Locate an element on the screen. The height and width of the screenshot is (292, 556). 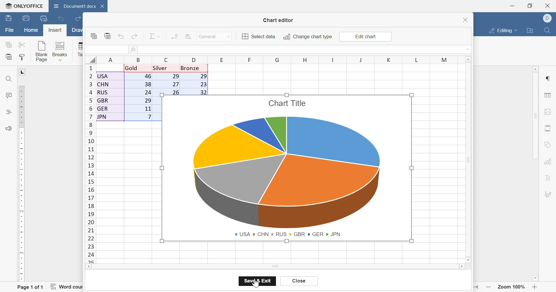
L is located at coordinates (23, 72).